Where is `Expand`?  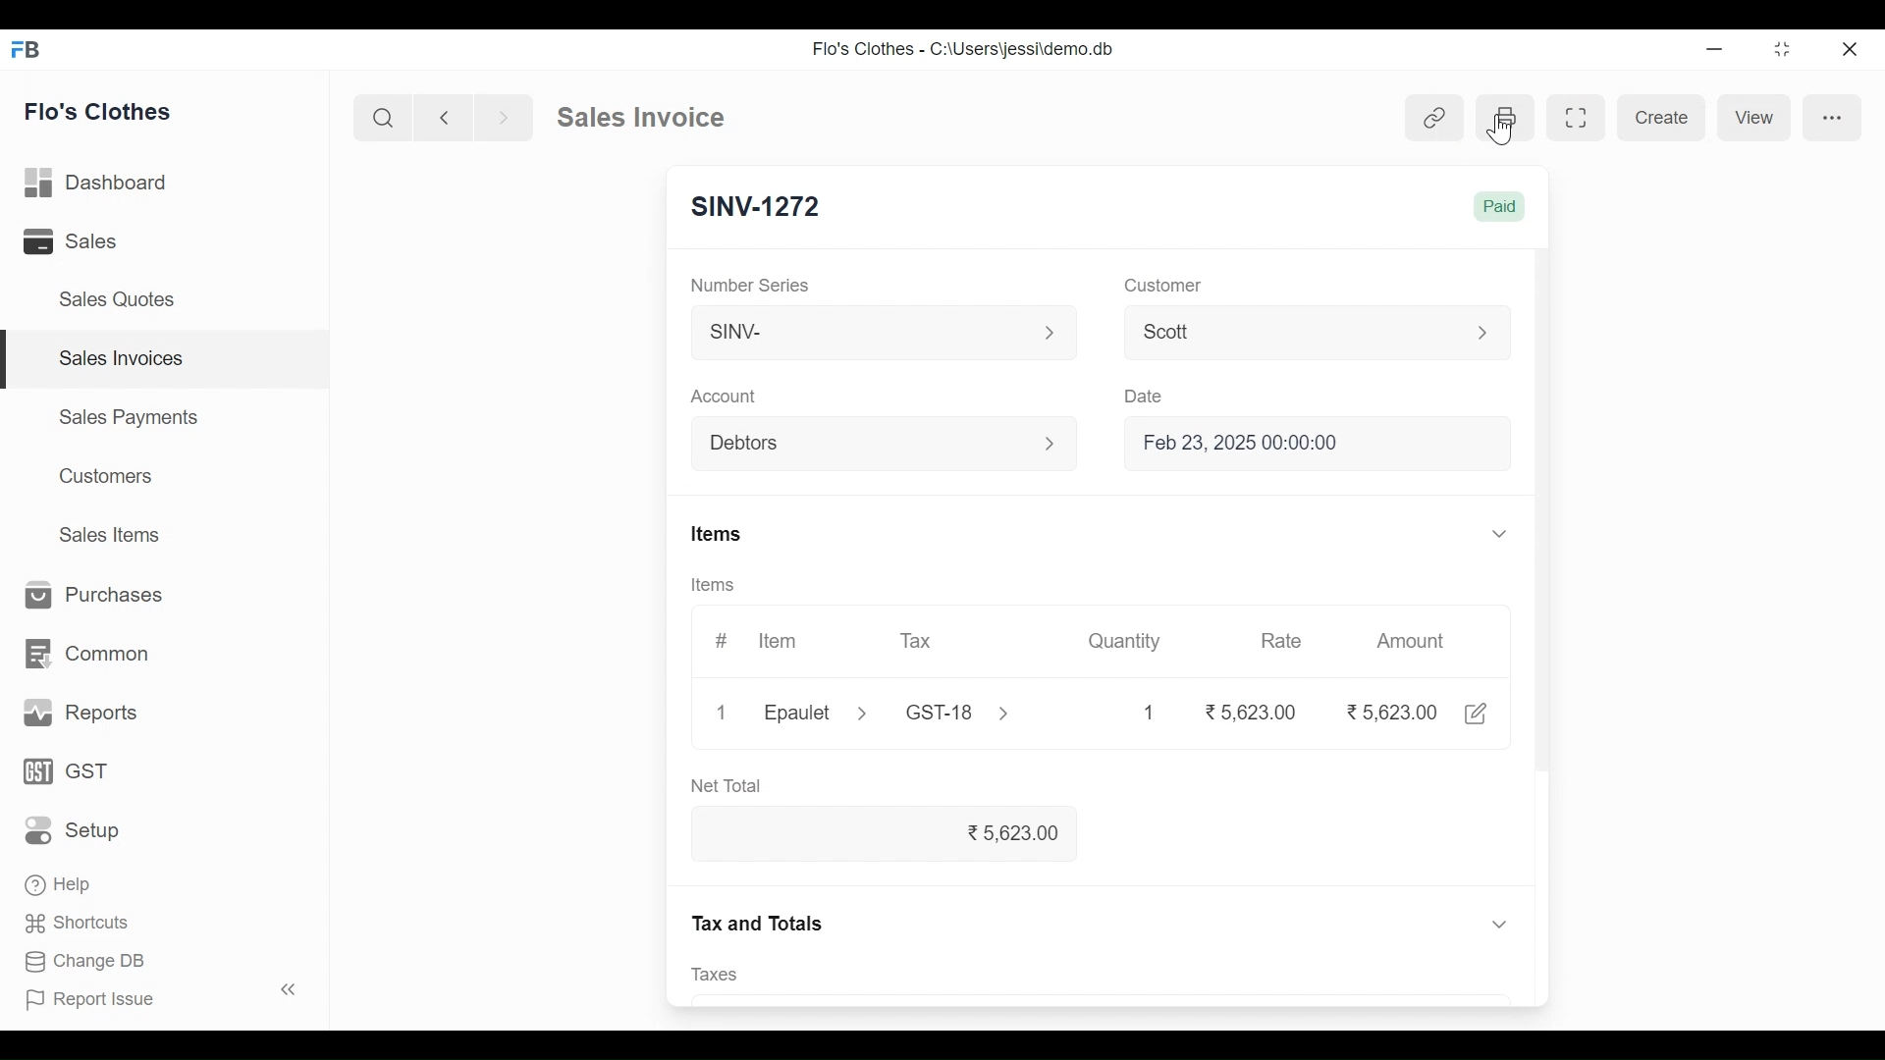 Expand is located at coordinates (1051, 443).